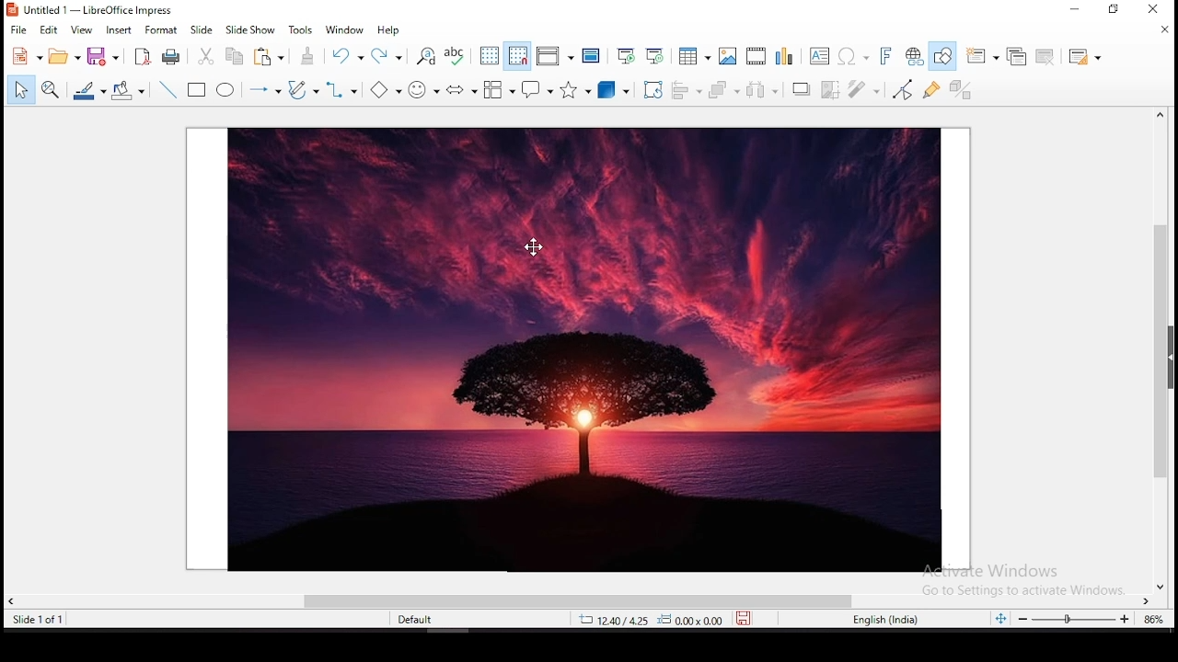 The width and height of the screenshot is (1178, 662). Describe the element at coordinates (885, 620) in the screenshot. I see `english (india)` at that location.